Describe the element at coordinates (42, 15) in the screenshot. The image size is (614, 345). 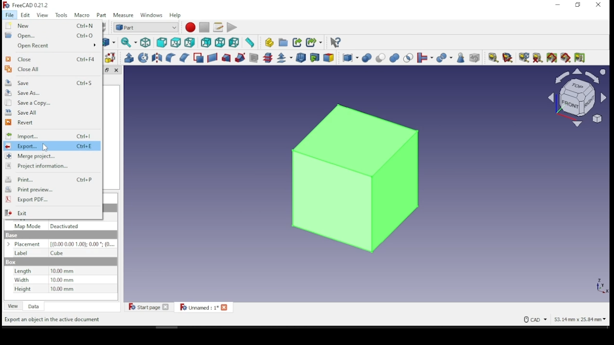
I see `View` at that location.